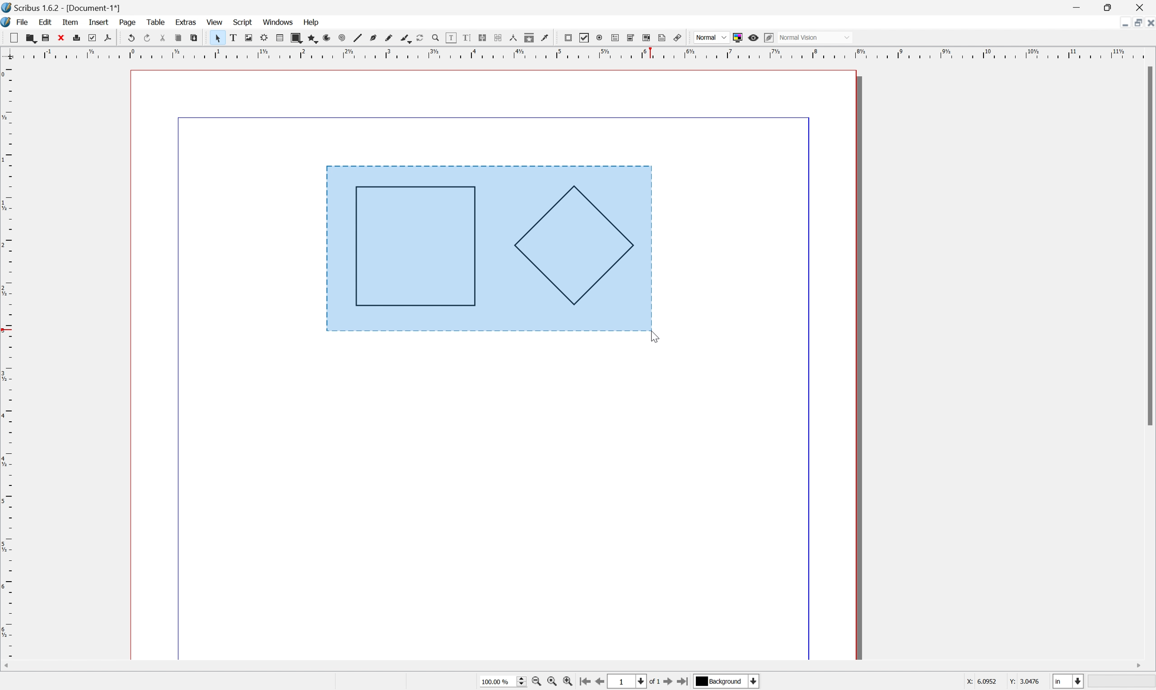 Image resolution: width=1156 pixels, height=690 pixels. I want to click on open, so click(31, 37).